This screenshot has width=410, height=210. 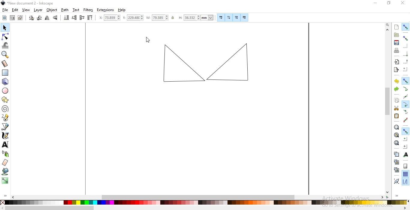 What do you see at coordinates (405, 131) in the screenshot?
I see `snap other points ` at bounding box center [405, 131].